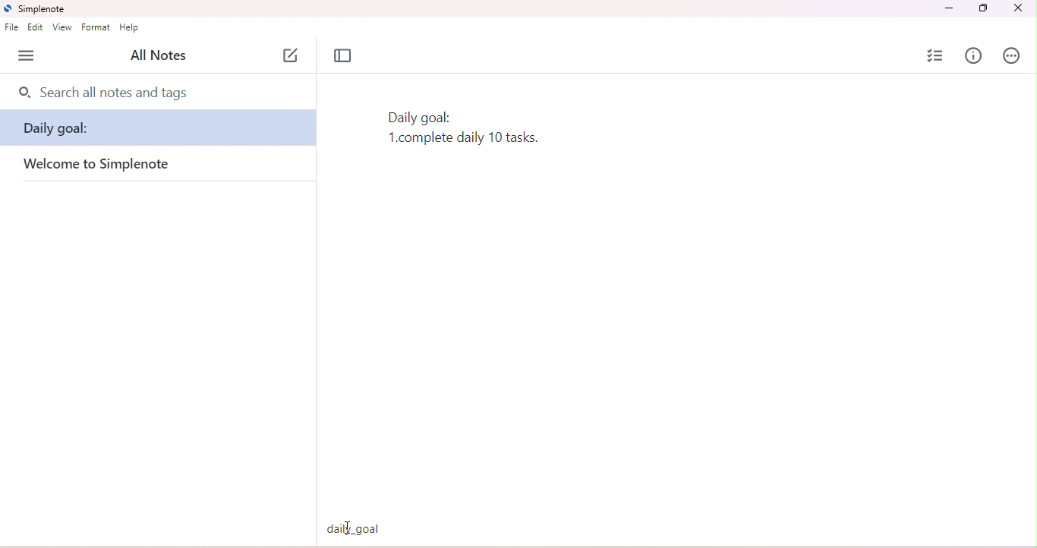  Describe the element at coordinates (947, 9) in the screenshot. I see `minimize` at that location.